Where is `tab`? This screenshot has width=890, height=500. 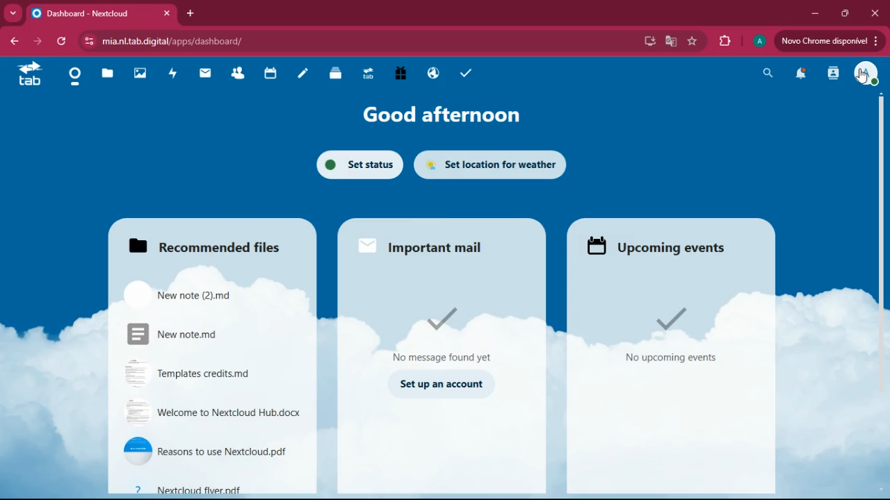 tab is located at coordinates (29, 76).